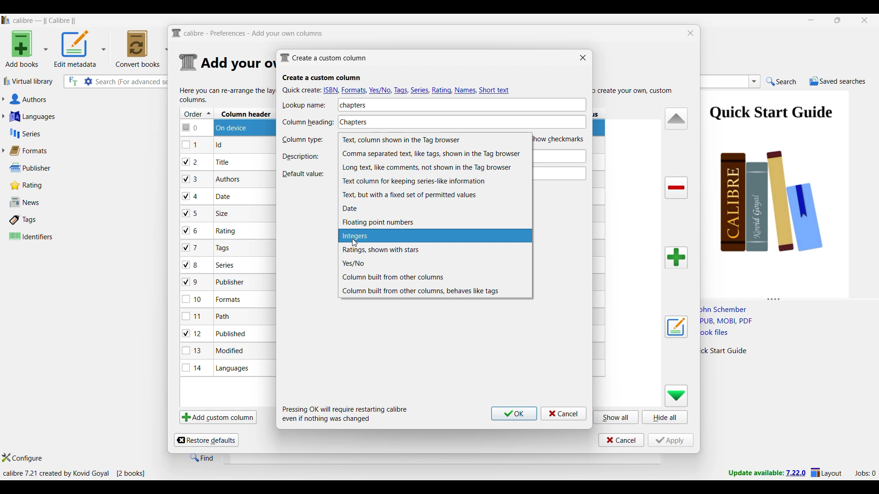 This screenshot has height=494, width=879. I want to click on Toggle for Show checkmarks, so click(560, 139).